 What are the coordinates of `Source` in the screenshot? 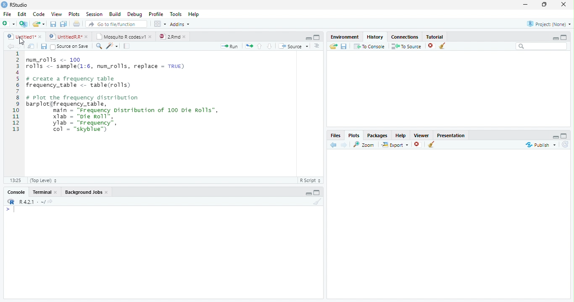 It's located at (293, 47).